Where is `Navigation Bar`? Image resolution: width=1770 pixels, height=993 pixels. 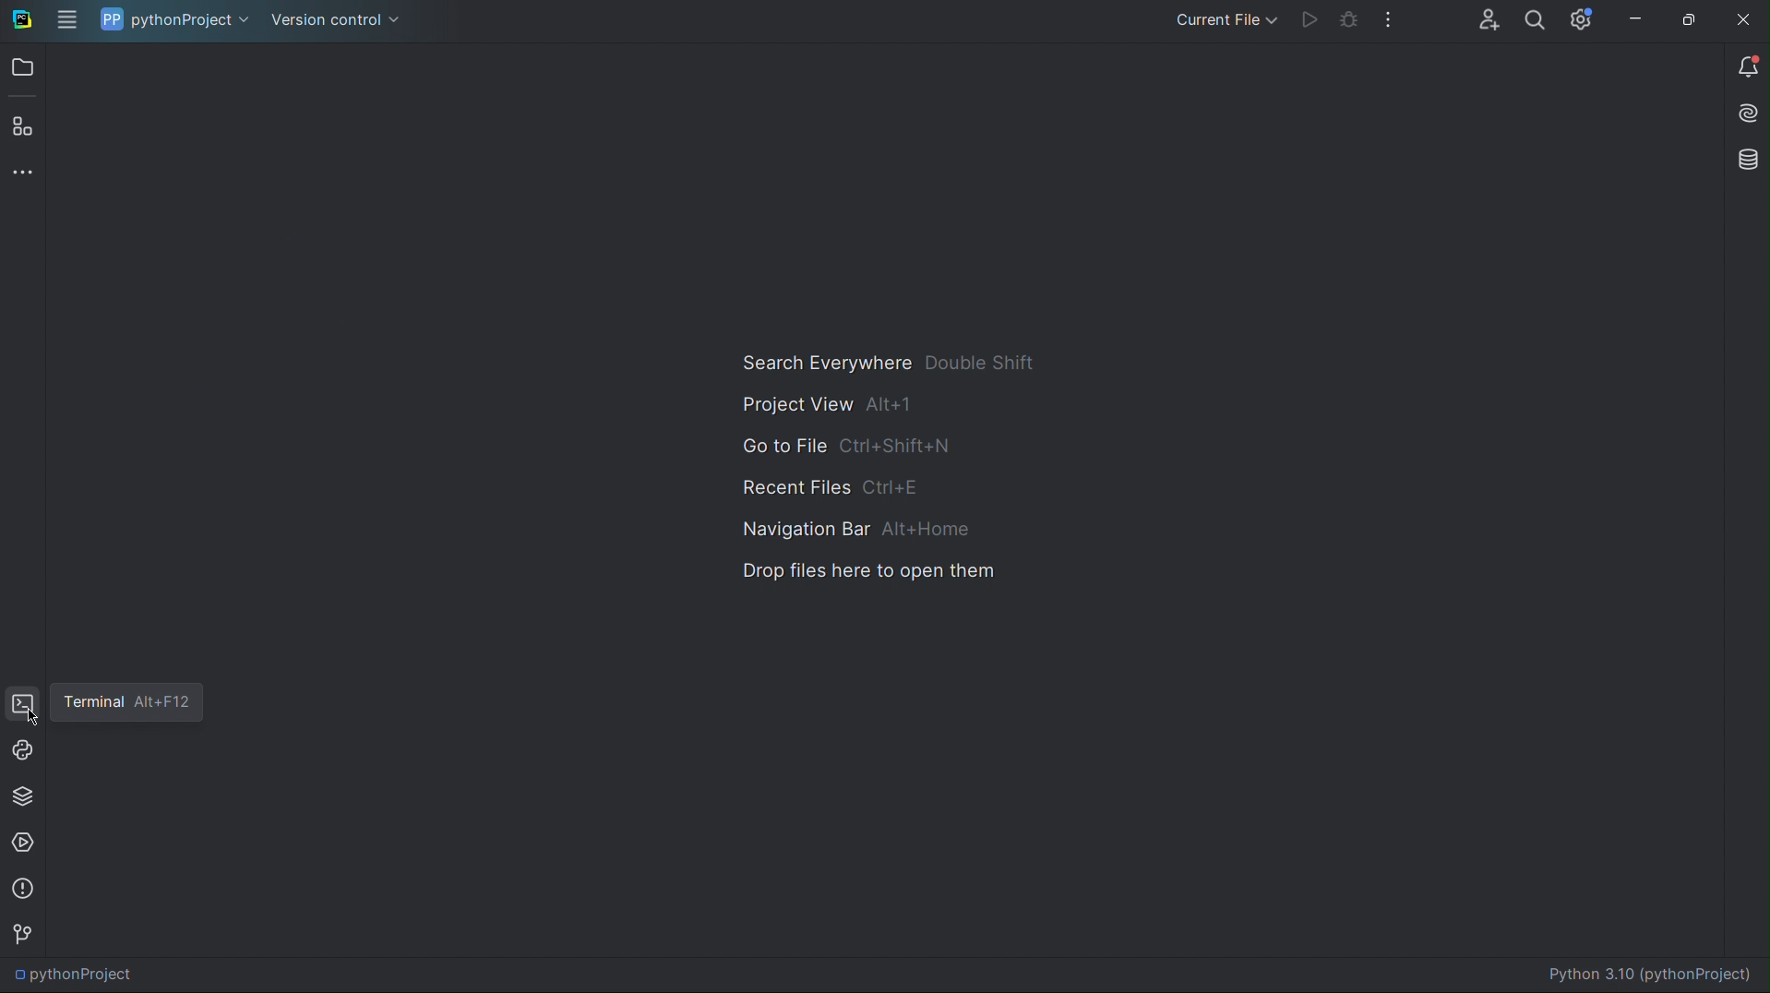
Navigation Bar is located at coordinates (854, 530).